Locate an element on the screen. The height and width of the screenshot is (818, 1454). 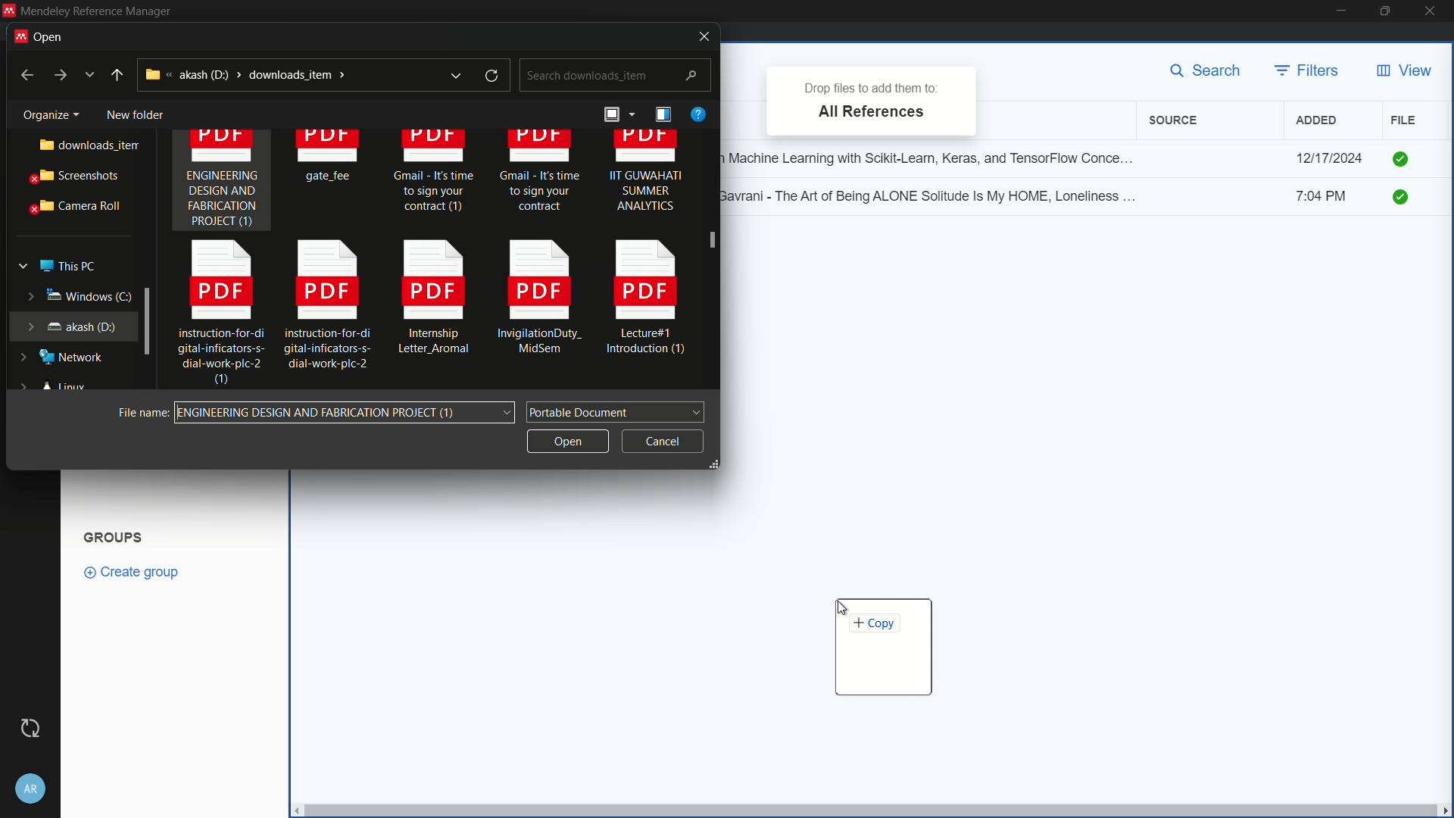
details is located at coordinates (663, 114).